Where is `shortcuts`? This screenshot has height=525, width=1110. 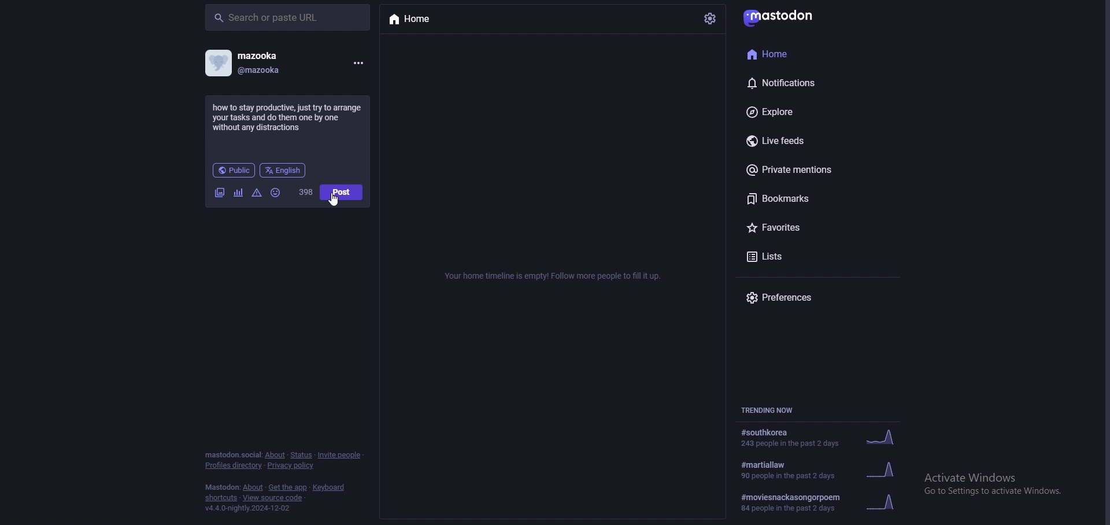
shortcuts is located at coordinates (221, 498).